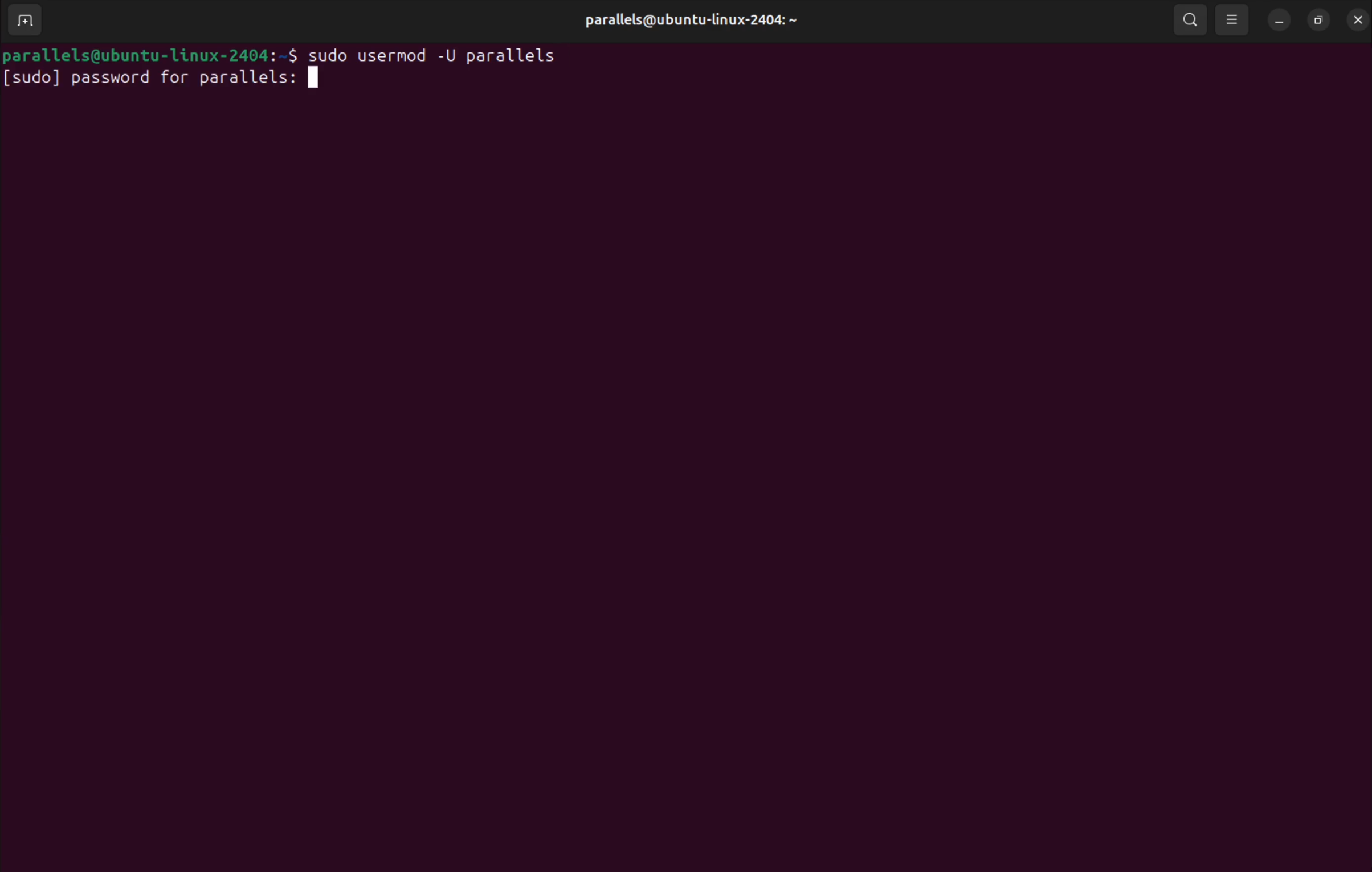 The height and width of the screenshot is (872, 1372). What do you see at coordinates (1190, 19) in the screenshot?
I see `search ` at bounding box center [1190, 19].